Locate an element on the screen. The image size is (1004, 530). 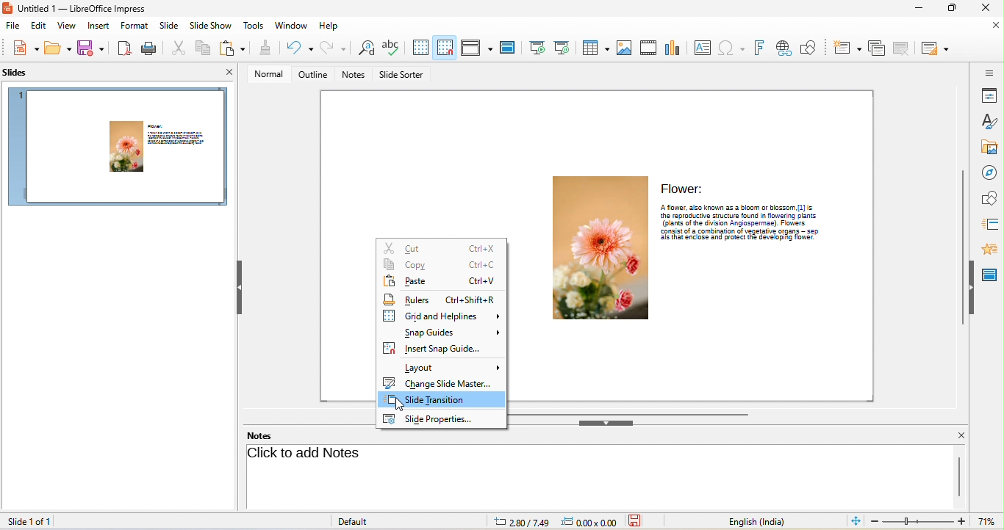
find and replace is located at coordinates (364, 48).